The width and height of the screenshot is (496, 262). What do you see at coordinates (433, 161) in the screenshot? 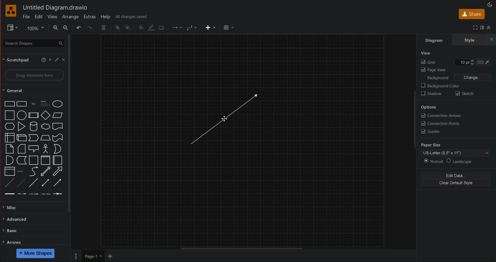
I see `Portrait` at bounding box center [433, 161].